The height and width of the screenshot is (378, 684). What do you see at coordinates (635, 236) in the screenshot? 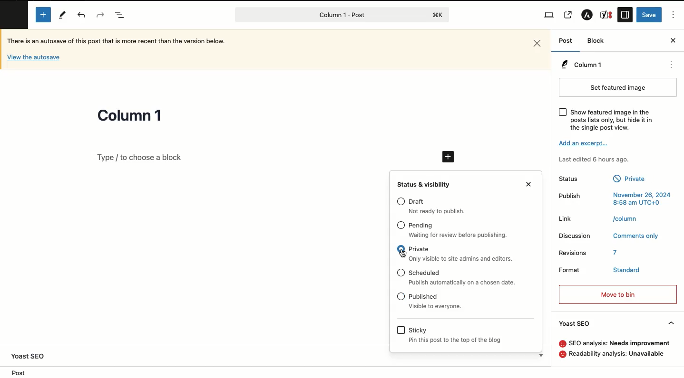
I see `Comments only` at bounding box center [635, 236].